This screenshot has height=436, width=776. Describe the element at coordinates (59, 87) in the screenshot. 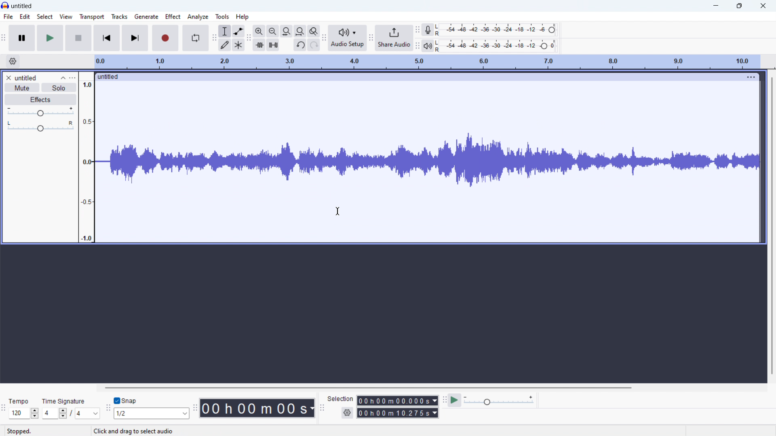

I see `solo` at that location.